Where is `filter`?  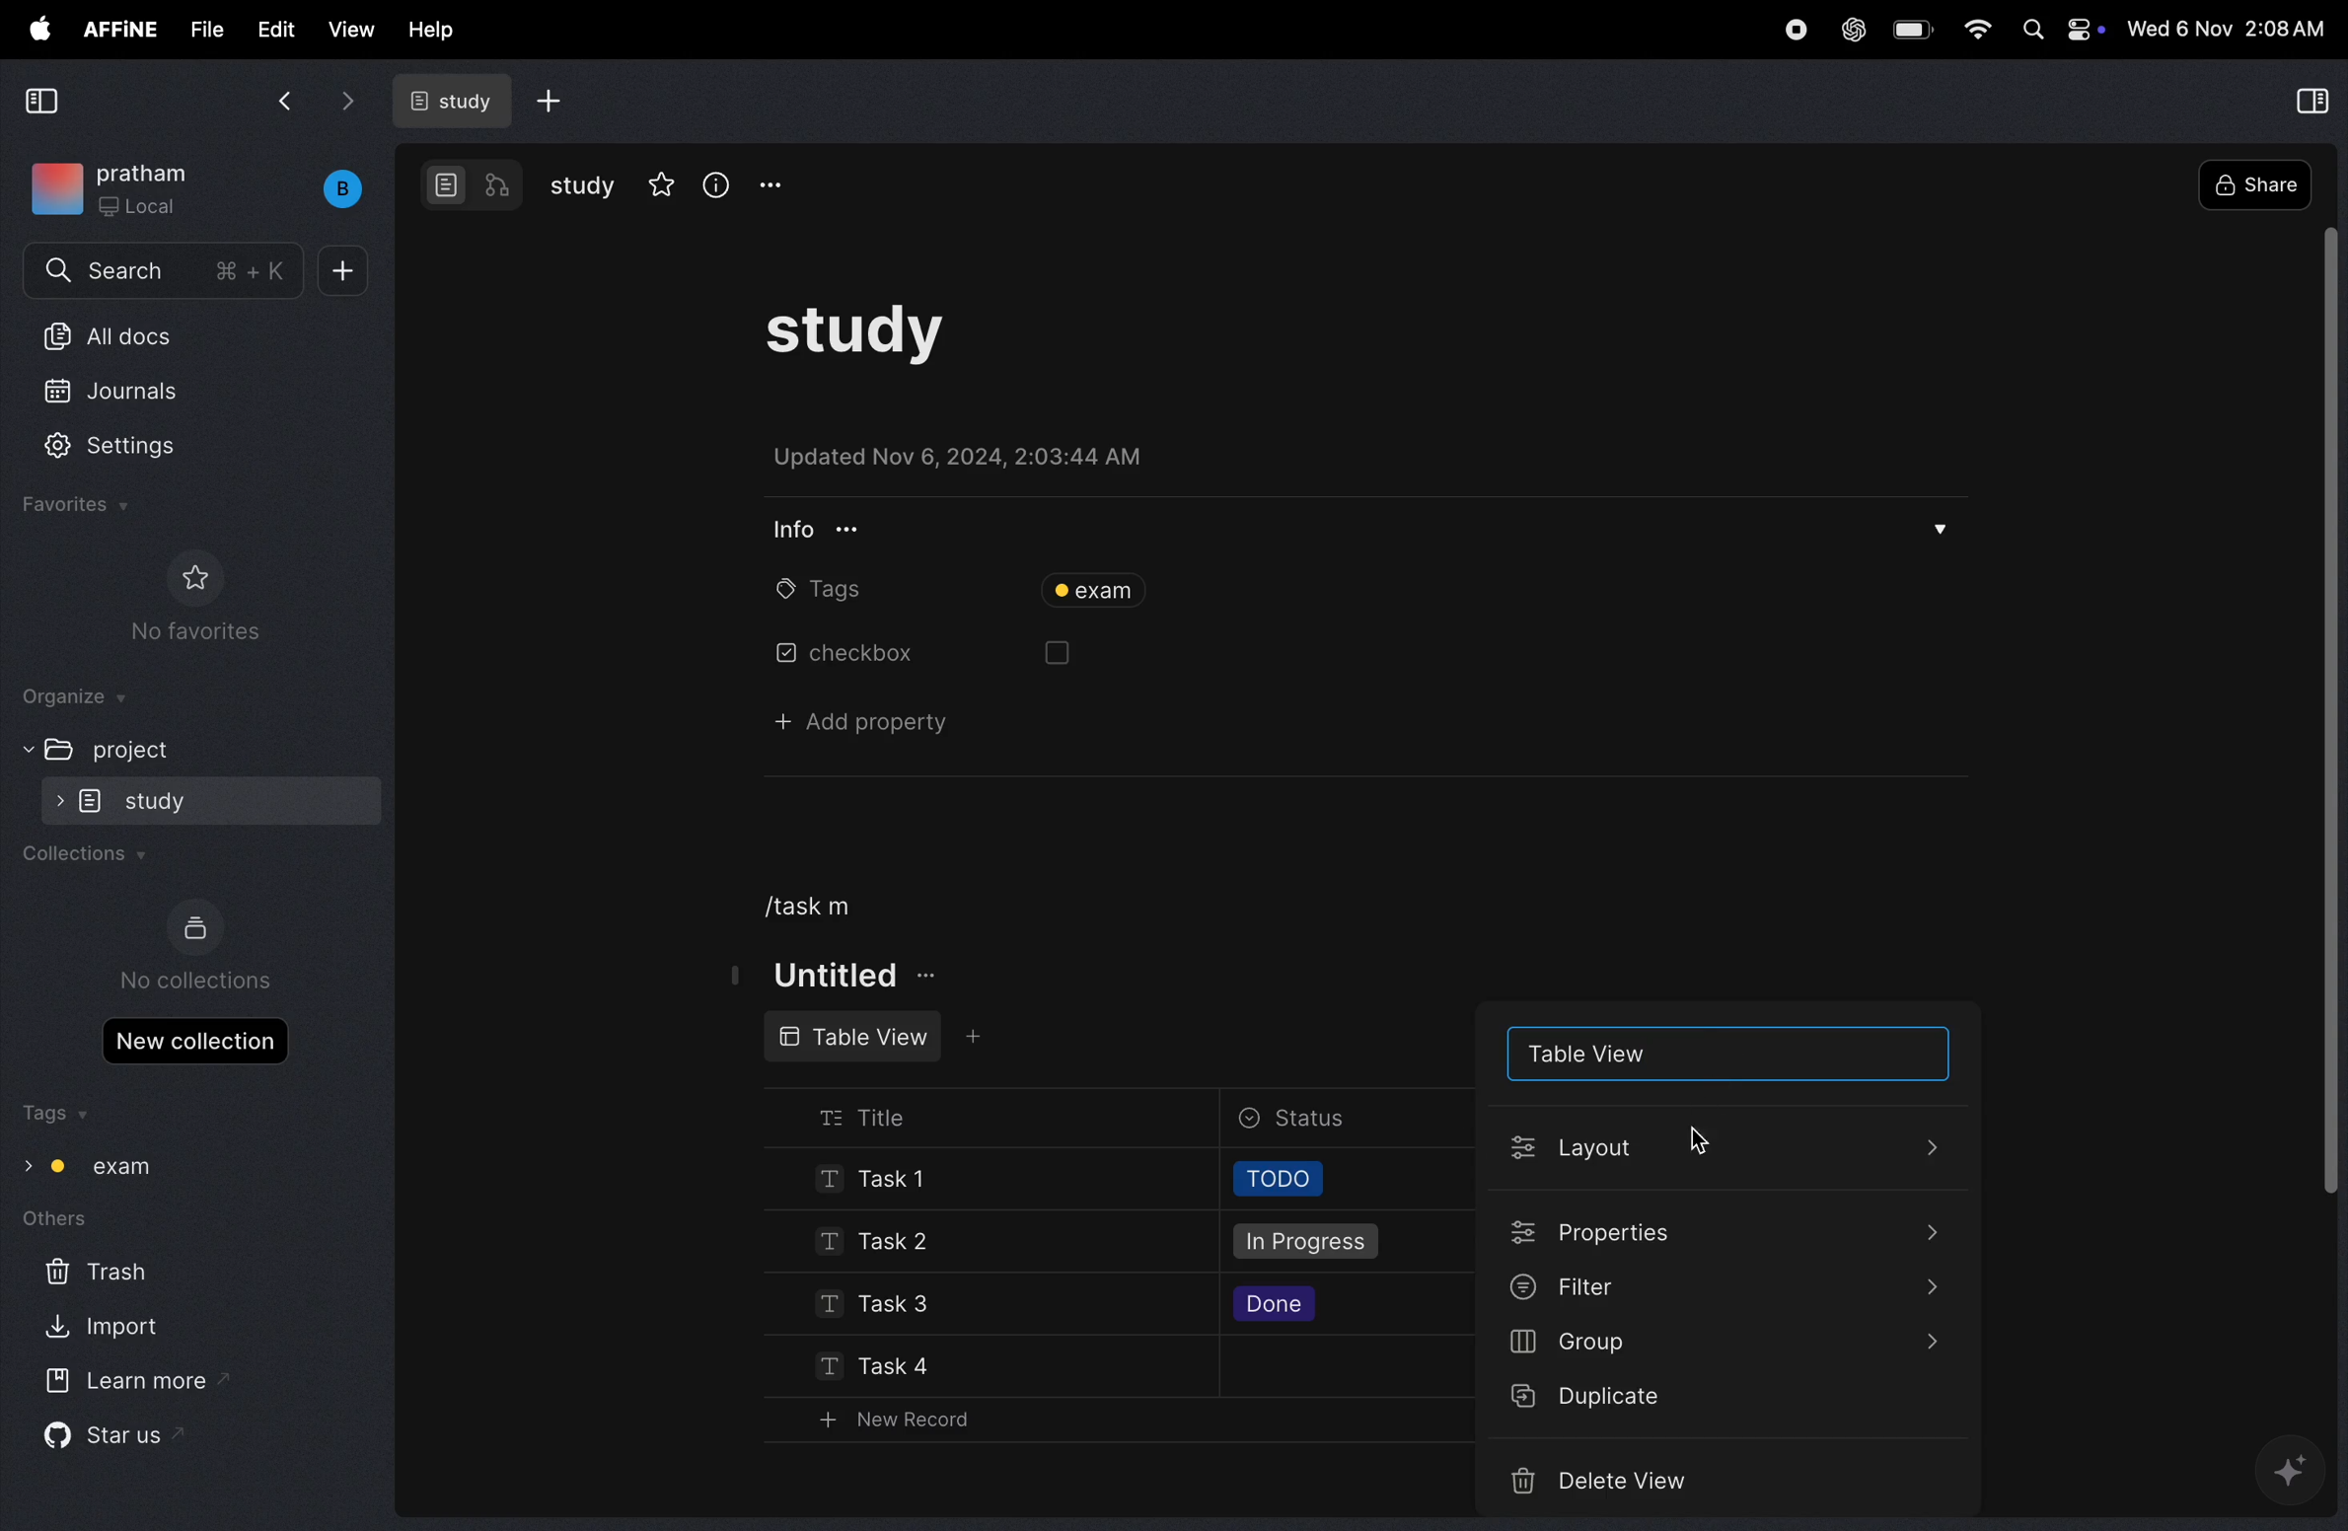 filter is located at coordinates (1724, 1286).